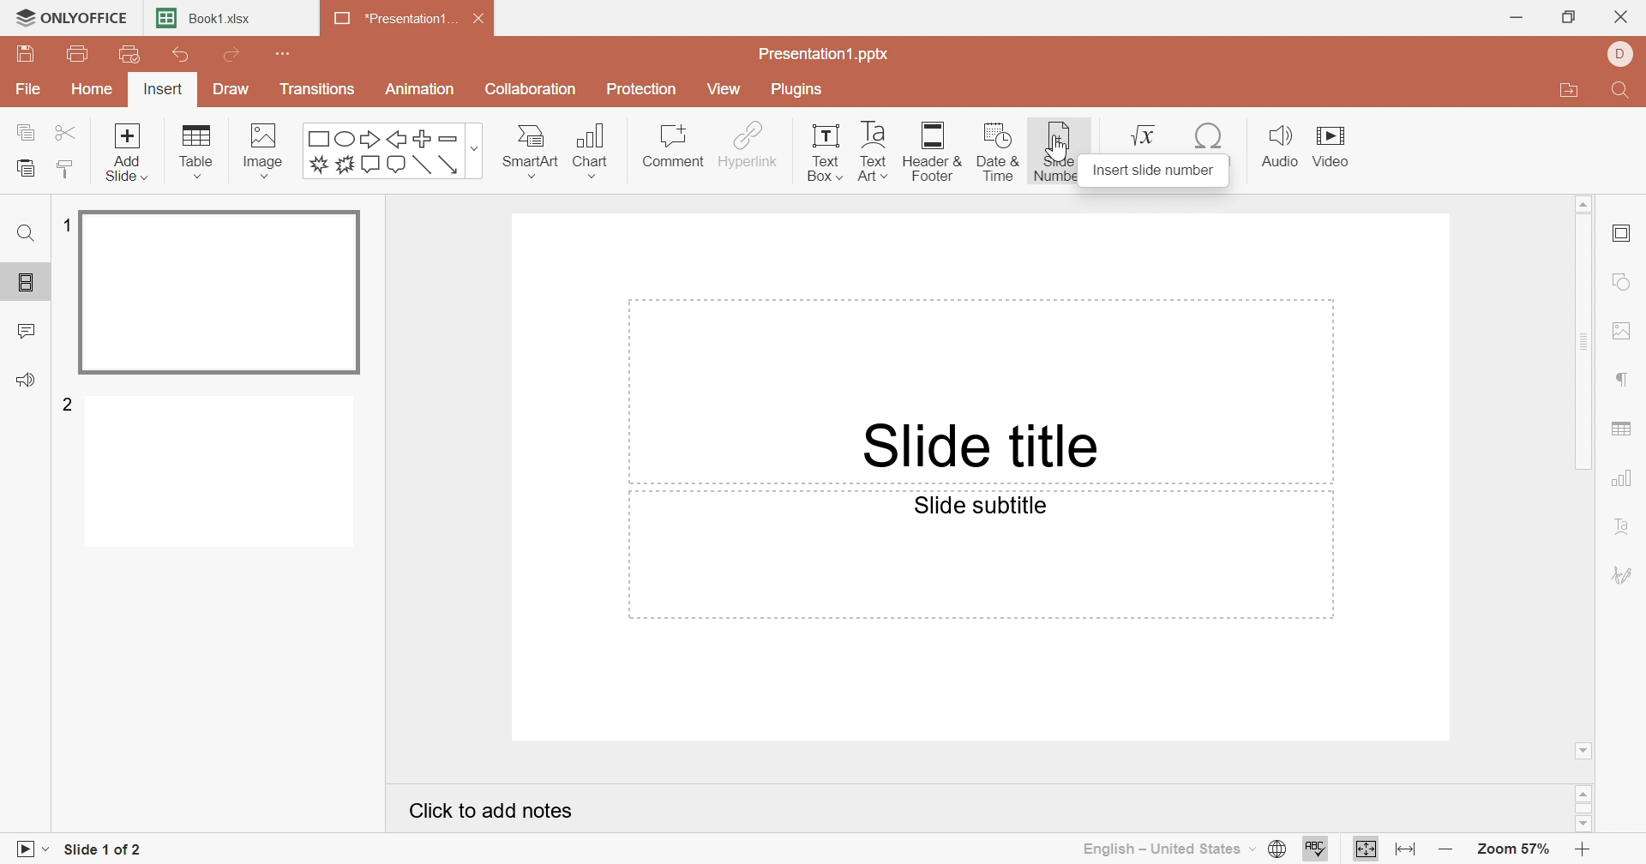 The image size is (1646, 864). What do you see at coordinates (66, 169) in the screenshot?
I see `Copy Style` at bounding box center [66, 169].